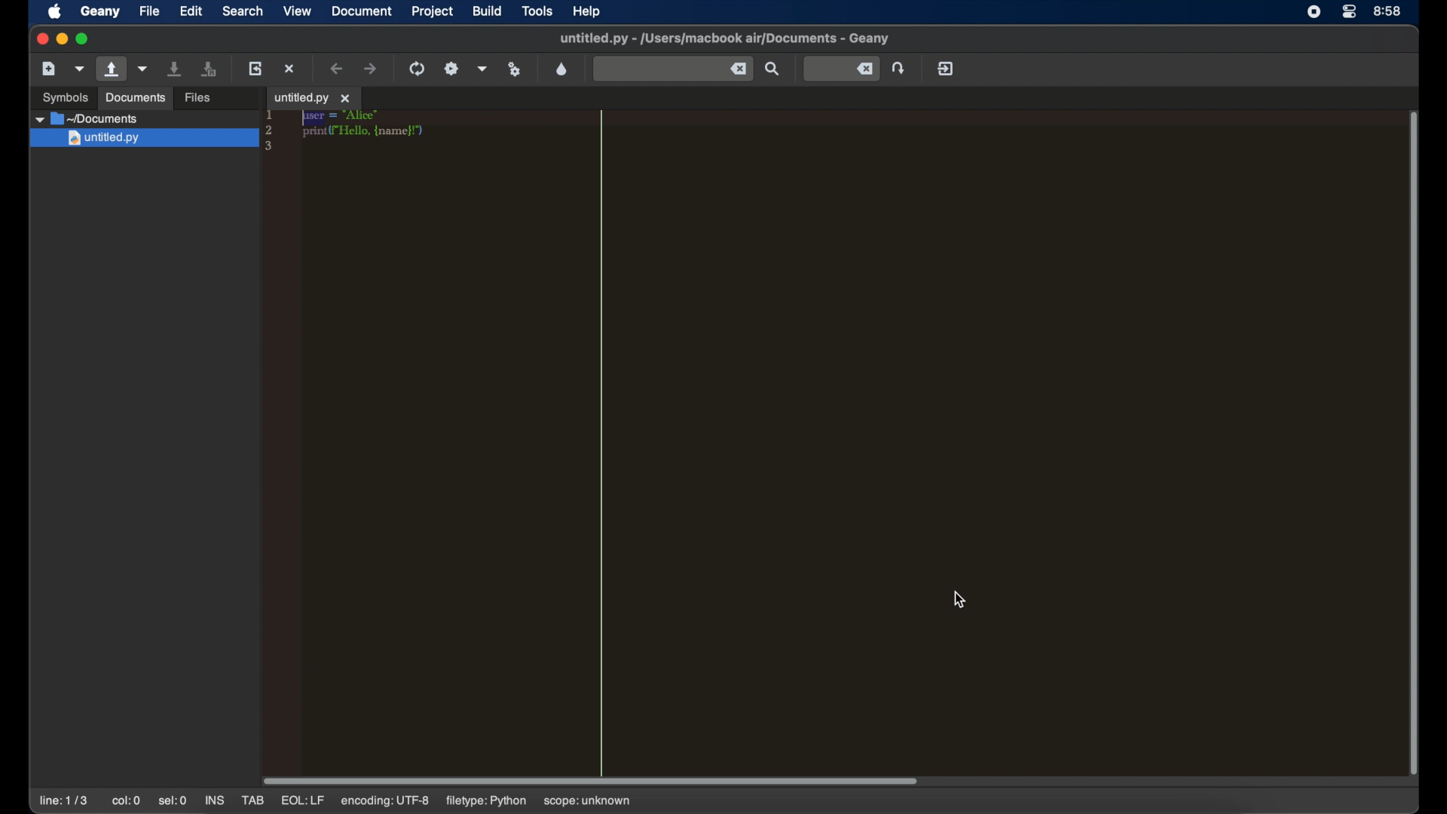 The height and width of the screenshot is (814, 1447). What do you see at coordinates (298, 11) in the screenshot?
I see `view` at bounding box center [298, 11].